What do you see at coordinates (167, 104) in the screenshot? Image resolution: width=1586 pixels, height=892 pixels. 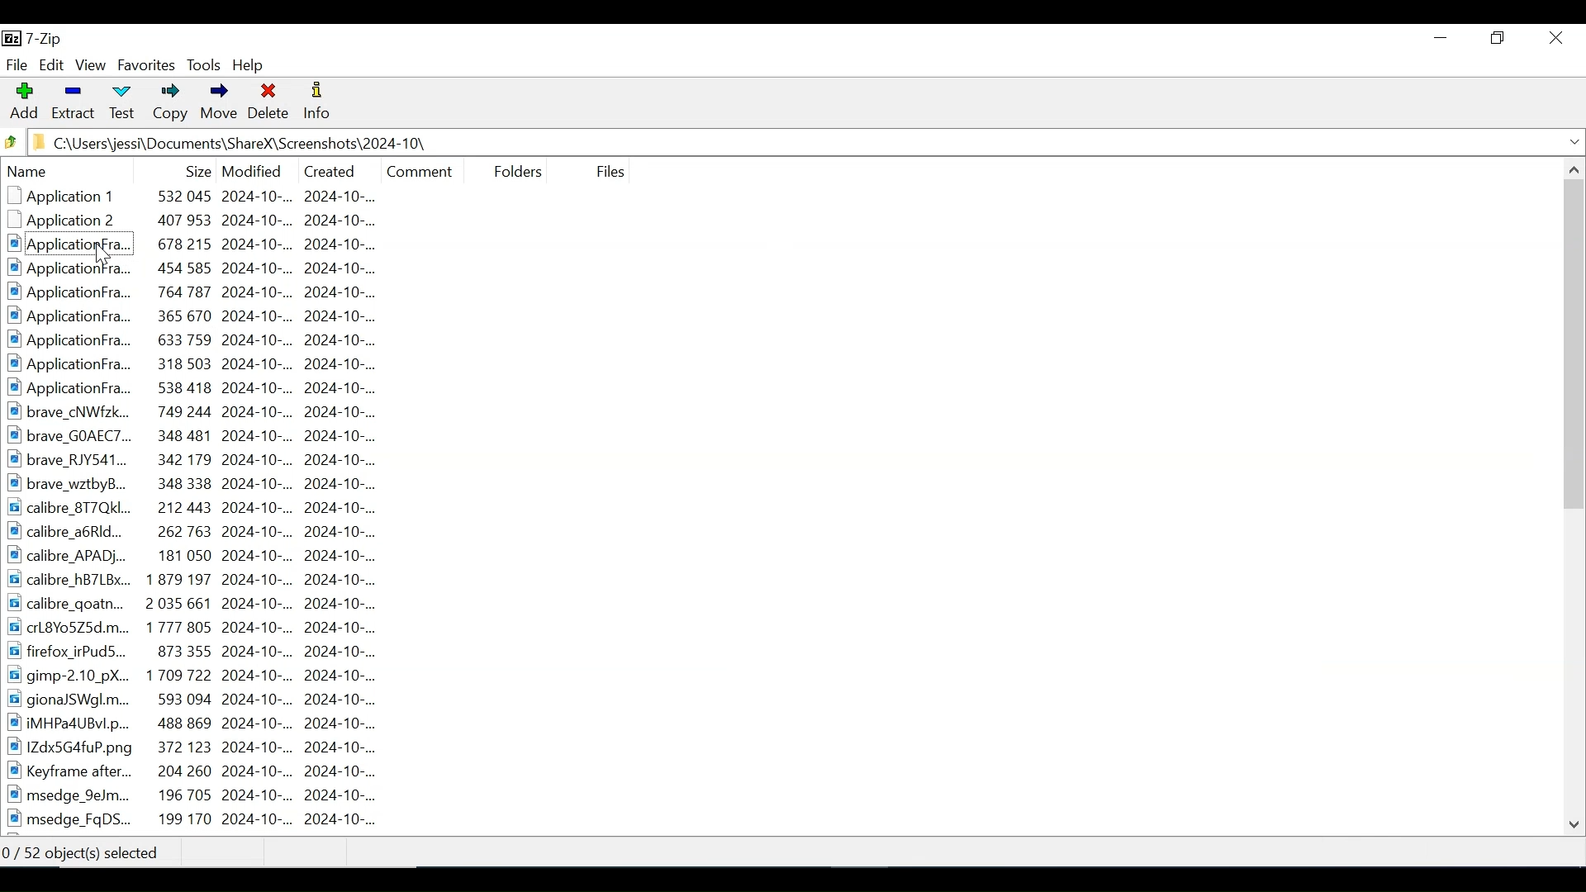 I see `Copy` at bounding box center [167, 104].